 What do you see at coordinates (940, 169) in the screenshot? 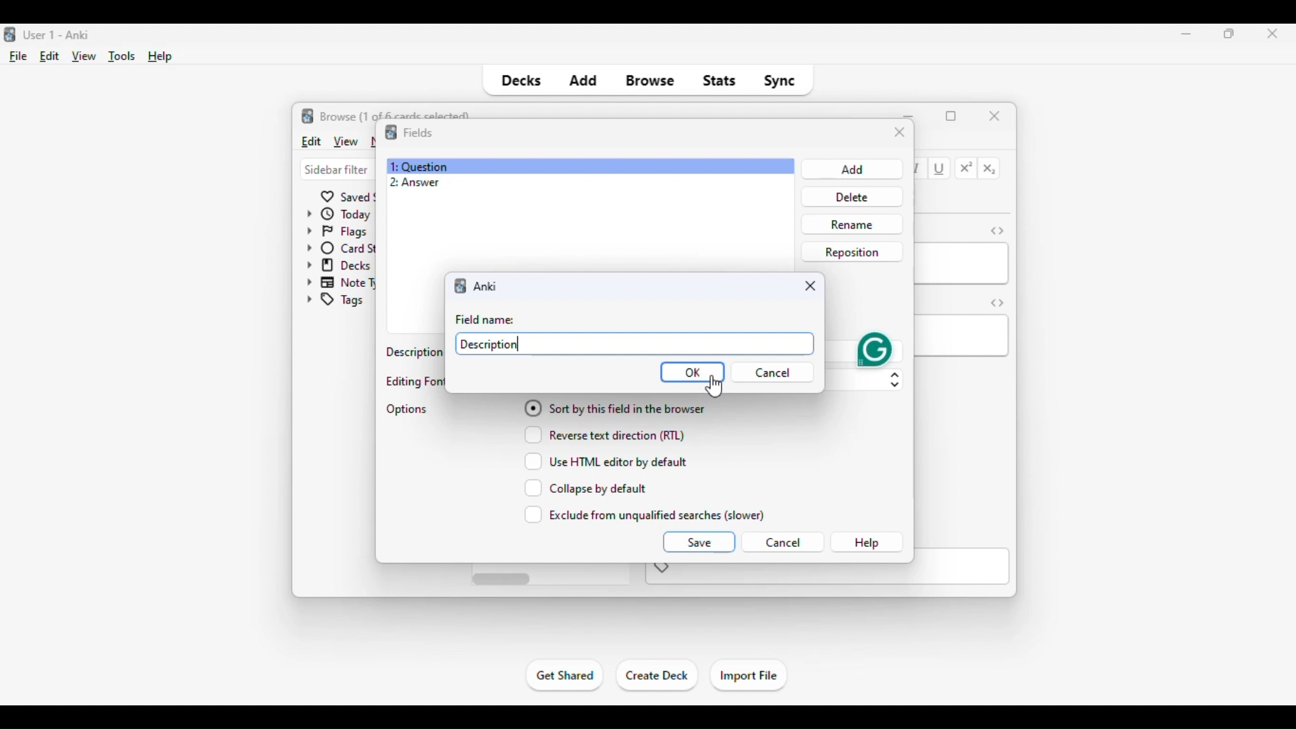
I see `underline` at bounding box center [940, 169].